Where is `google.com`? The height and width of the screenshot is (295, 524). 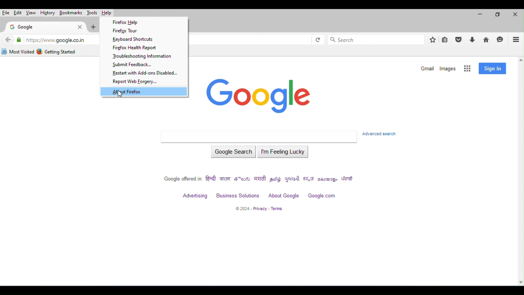
google.com is located at coordinates (323, 196).